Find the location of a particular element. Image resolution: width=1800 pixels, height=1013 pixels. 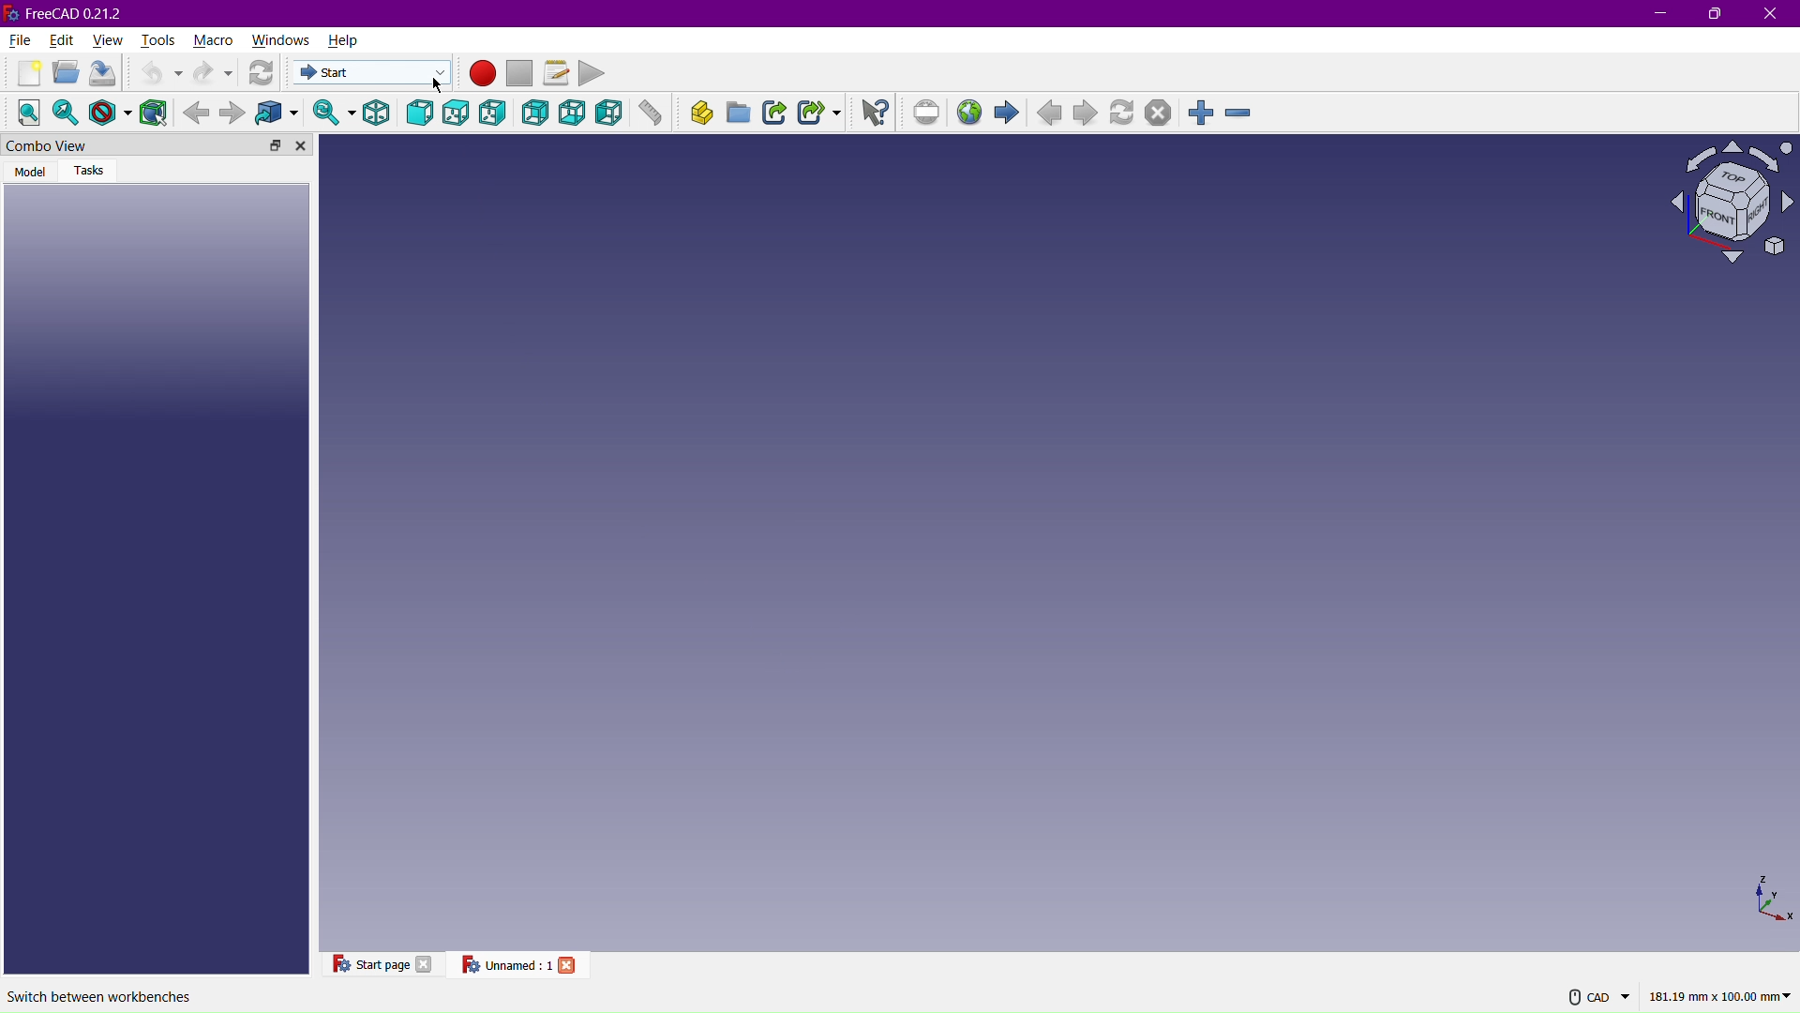

181.19 mm x 100.00 mm is located at coordinates (1720, 997).